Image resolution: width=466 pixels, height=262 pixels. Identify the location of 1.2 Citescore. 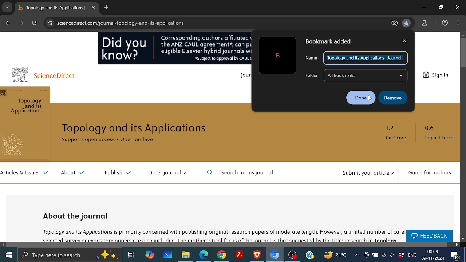
(397, 134).